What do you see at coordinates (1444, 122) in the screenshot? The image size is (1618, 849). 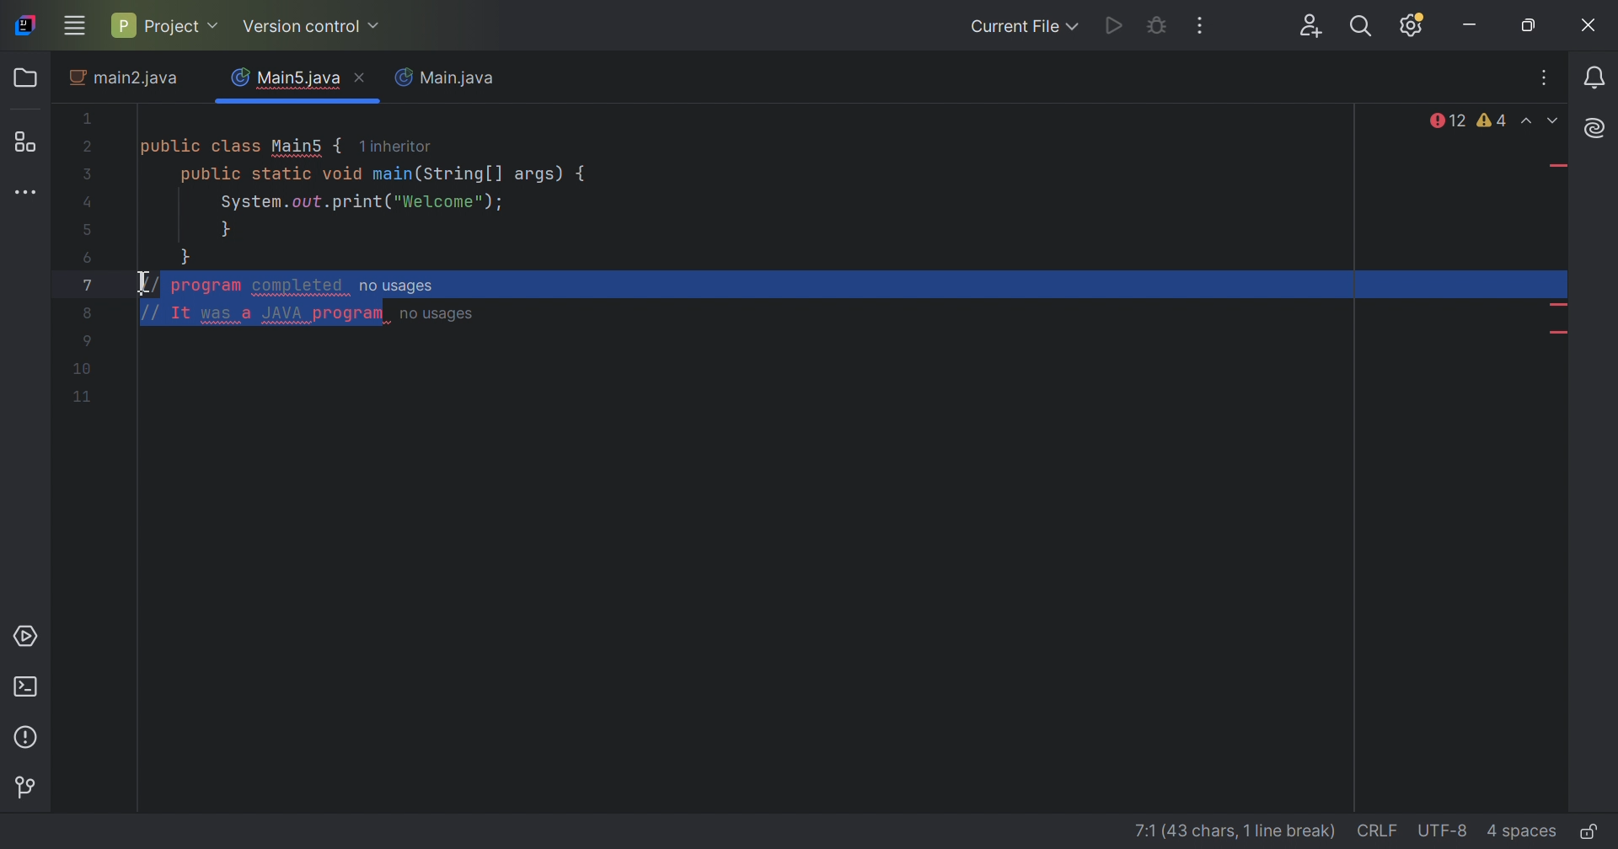 I see `Error notification` at bounding box center [1444, 122].